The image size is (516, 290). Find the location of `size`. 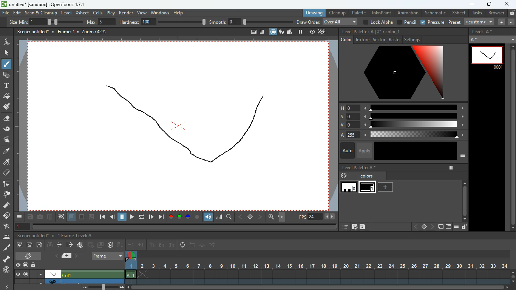

size is located at coordinates (63, 22).